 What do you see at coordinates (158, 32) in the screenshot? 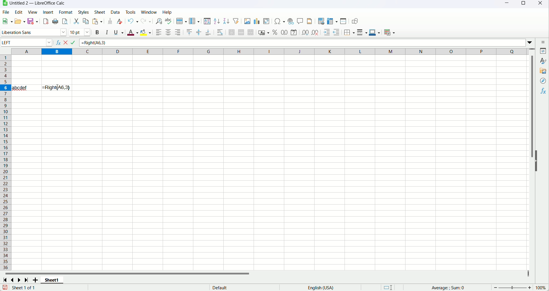
I see `align left` at bounding box center [158, 32].